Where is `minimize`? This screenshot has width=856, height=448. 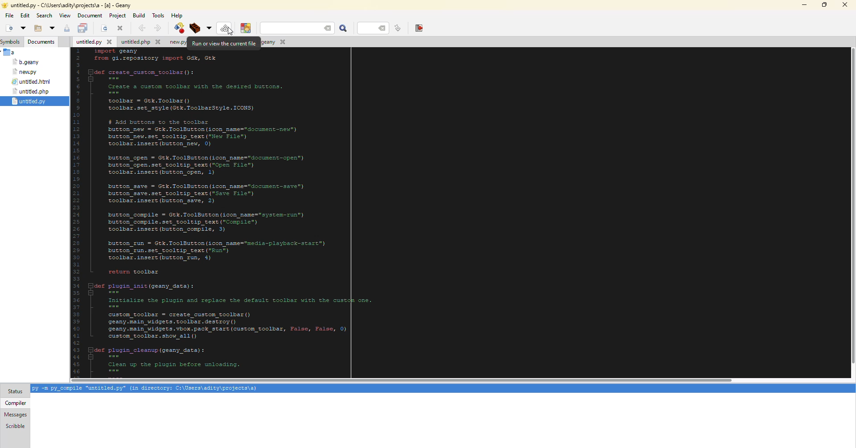
minimize is located at coordinates (804, 5).